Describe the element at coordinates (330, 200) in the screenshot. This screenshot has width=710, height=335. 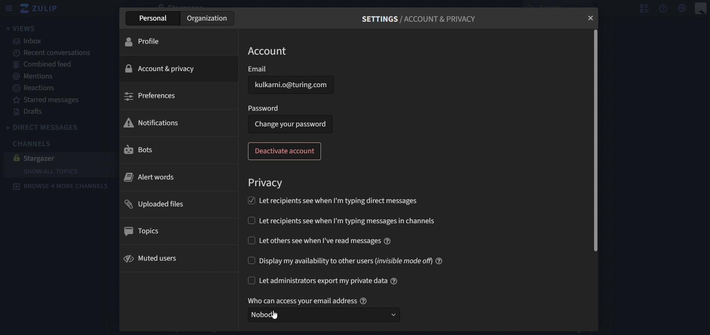
I see `let recipients see when Im typing direct messages` at that location.